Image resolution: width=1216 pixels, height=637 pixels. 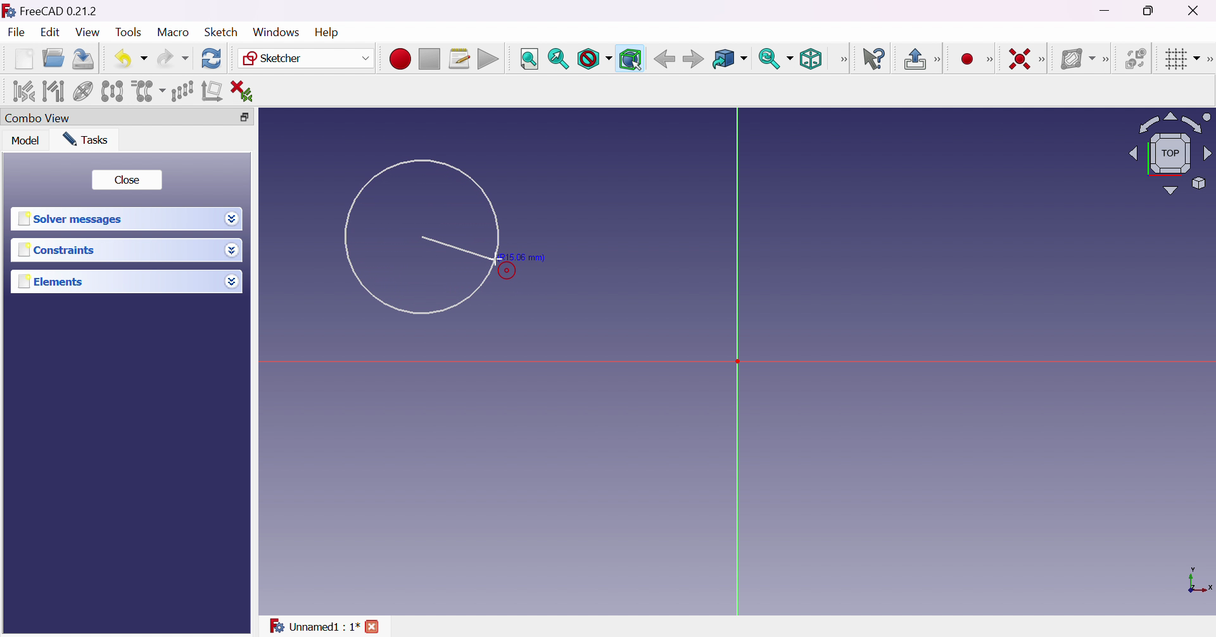 I want to click on Windows, so click(x=275, y=32).